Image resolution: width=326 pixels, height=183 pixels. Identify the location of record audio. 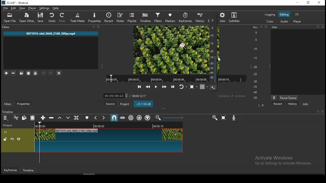
(233, 118).